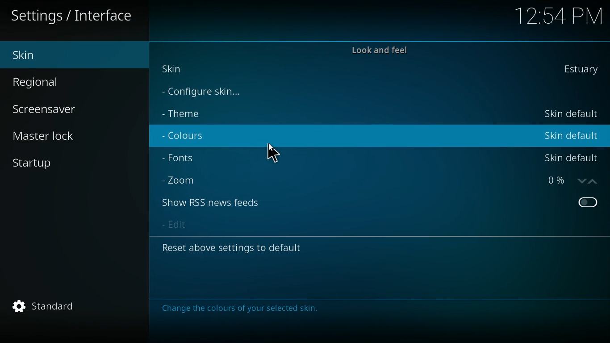  What do you see at coordinates (571, 182) in the screenshot?
I see `zoom` at bounding box center [571, 182].